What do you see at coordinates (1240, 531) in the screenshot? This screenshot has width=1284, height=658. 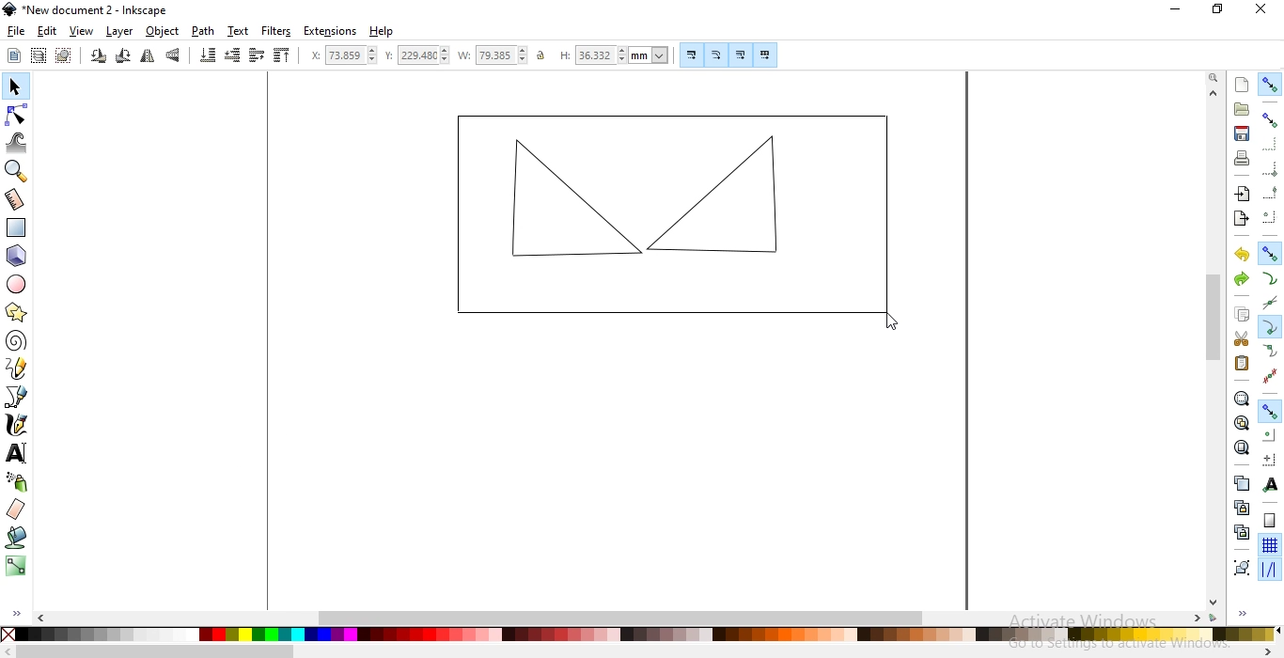 I see `cut the selected clone` at bounding box center [1240, 531].